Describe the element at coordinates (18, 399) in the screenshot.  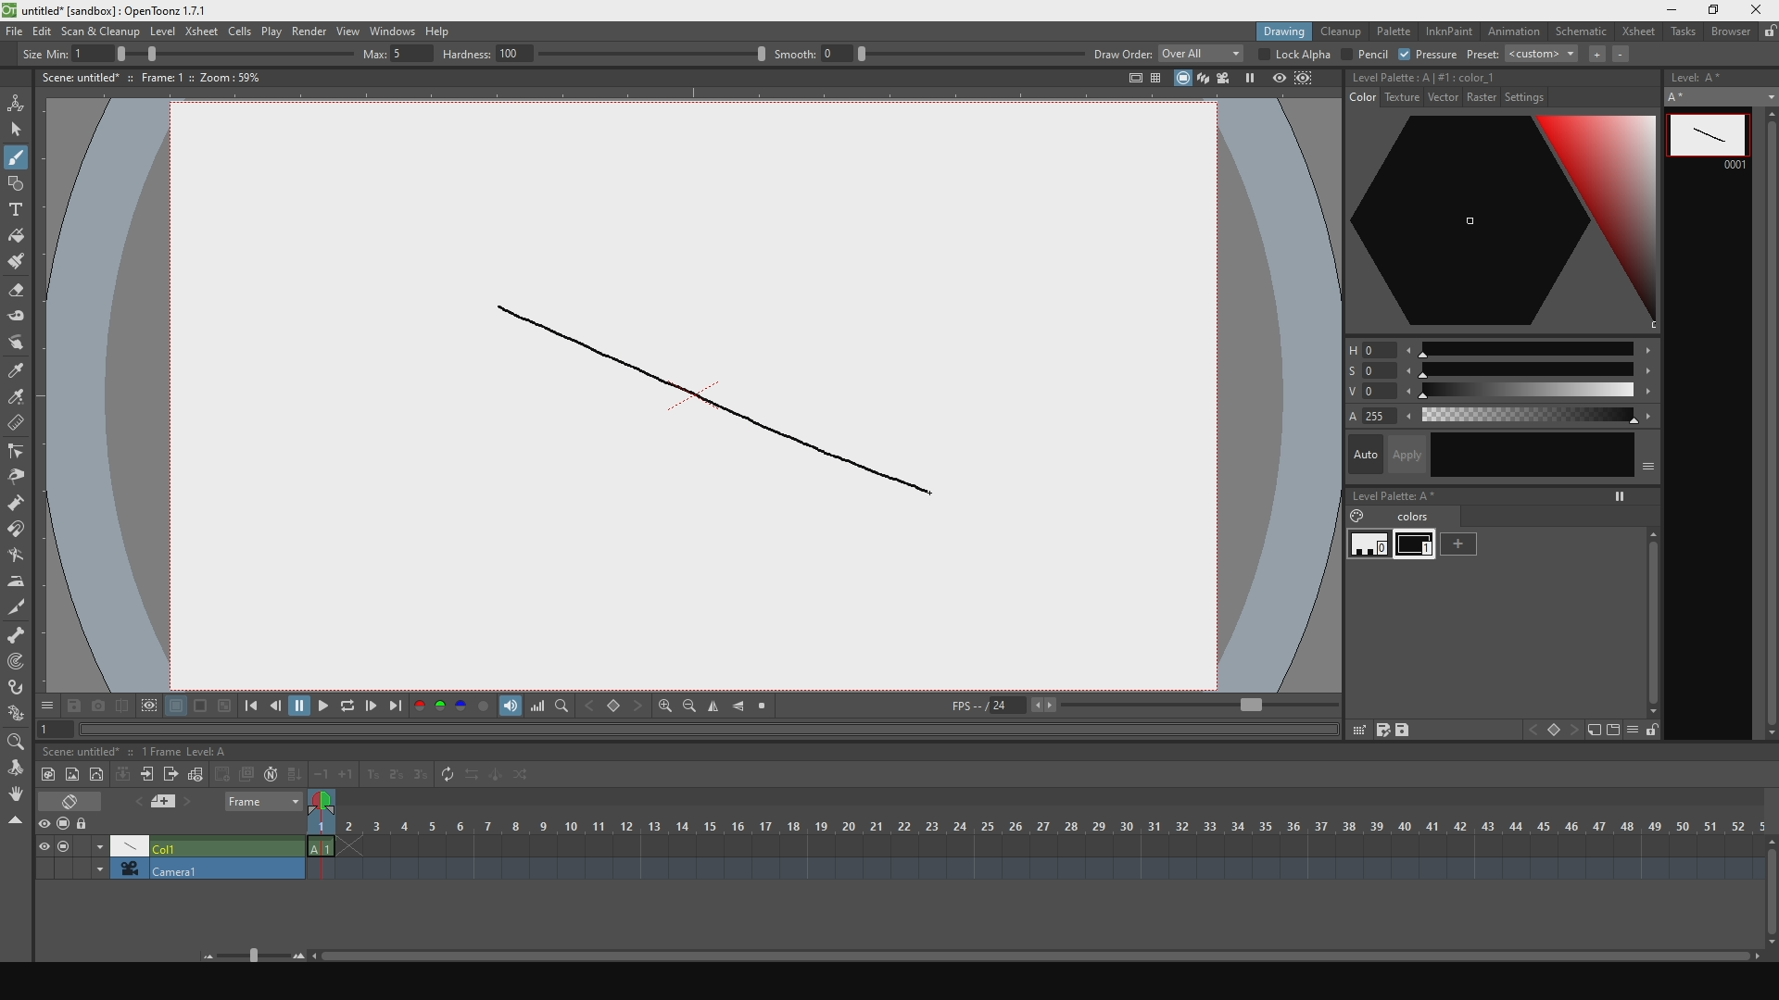
I see `color select` at that location.